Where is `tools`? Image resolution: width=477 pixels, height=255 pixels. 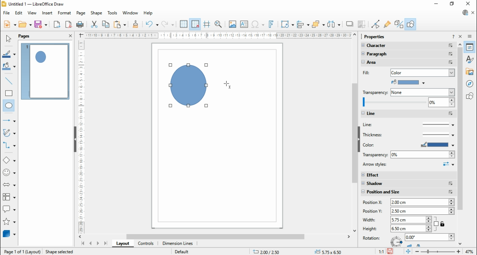 tools is located at coordinates (113, 13).